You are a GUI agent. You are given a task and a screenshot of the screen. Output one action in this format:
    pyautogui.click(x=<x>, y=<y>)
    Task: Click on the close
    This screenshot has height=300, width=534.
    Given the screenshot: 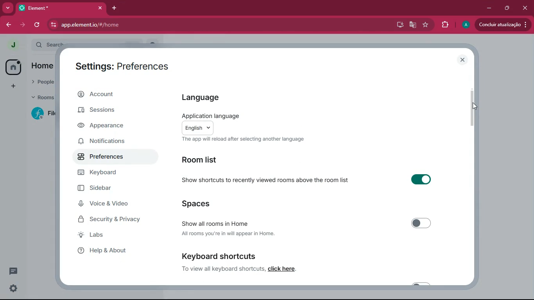 What is the action you would take?
    pyautogui.click(x=525, y=7)
    